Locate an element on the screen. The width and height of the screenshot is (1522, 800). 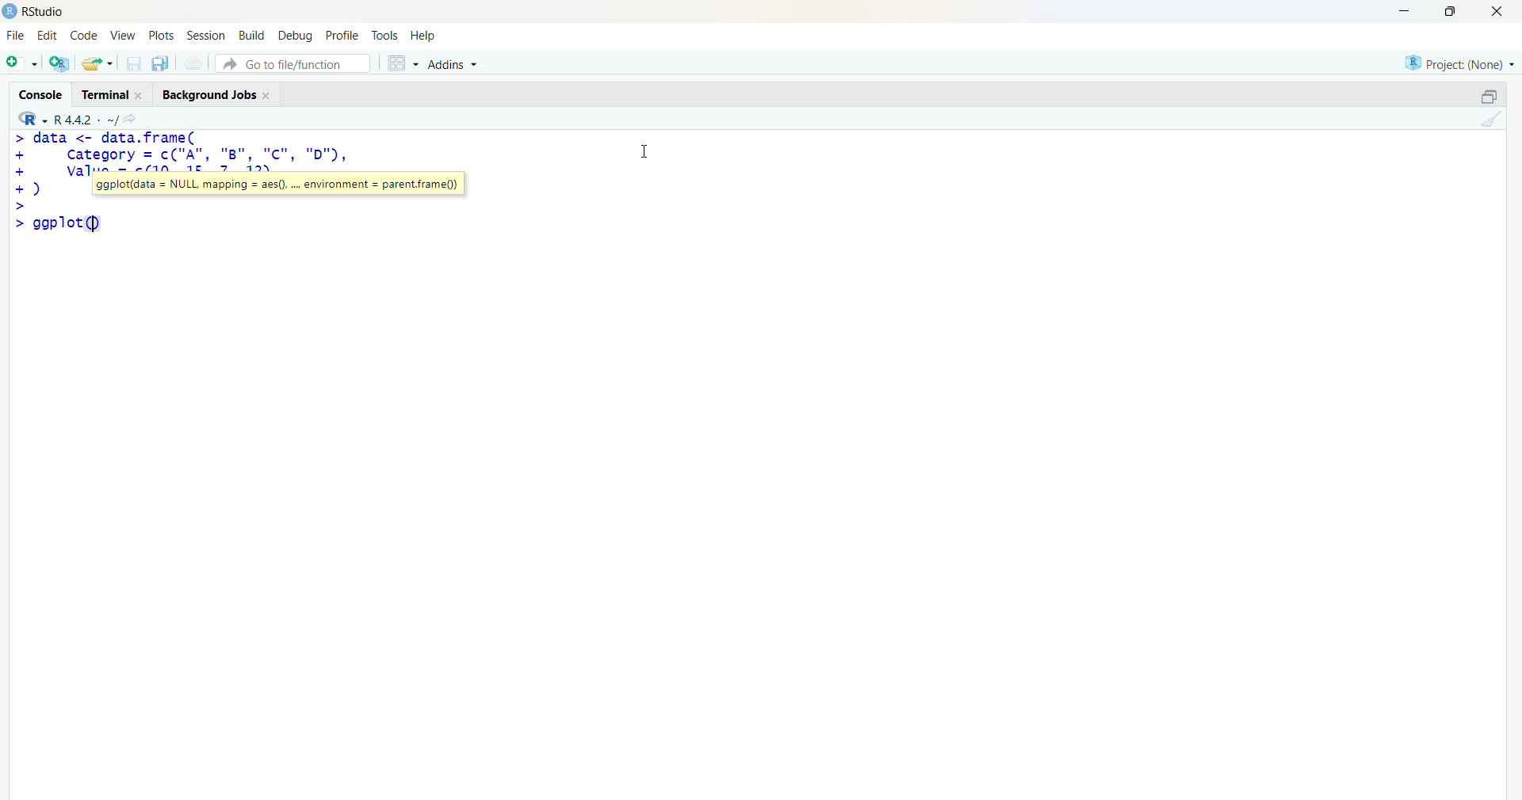
File is located at coordinates (16, 36).